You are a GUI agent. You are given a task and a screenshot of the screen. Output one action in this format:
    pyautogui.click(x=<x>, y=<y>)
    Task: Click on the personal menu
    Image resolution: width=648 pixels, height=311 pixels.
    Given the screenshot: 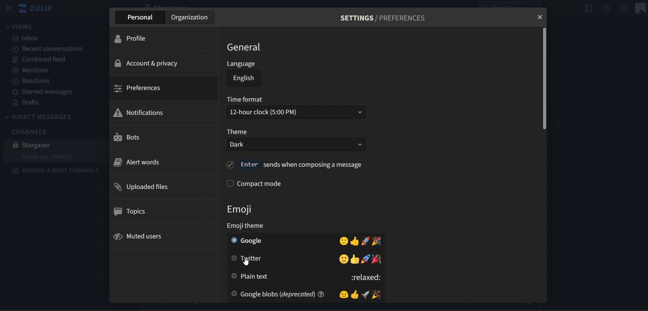 What is the action you would take?
    pyautogui.click(x=640, y=8)
    